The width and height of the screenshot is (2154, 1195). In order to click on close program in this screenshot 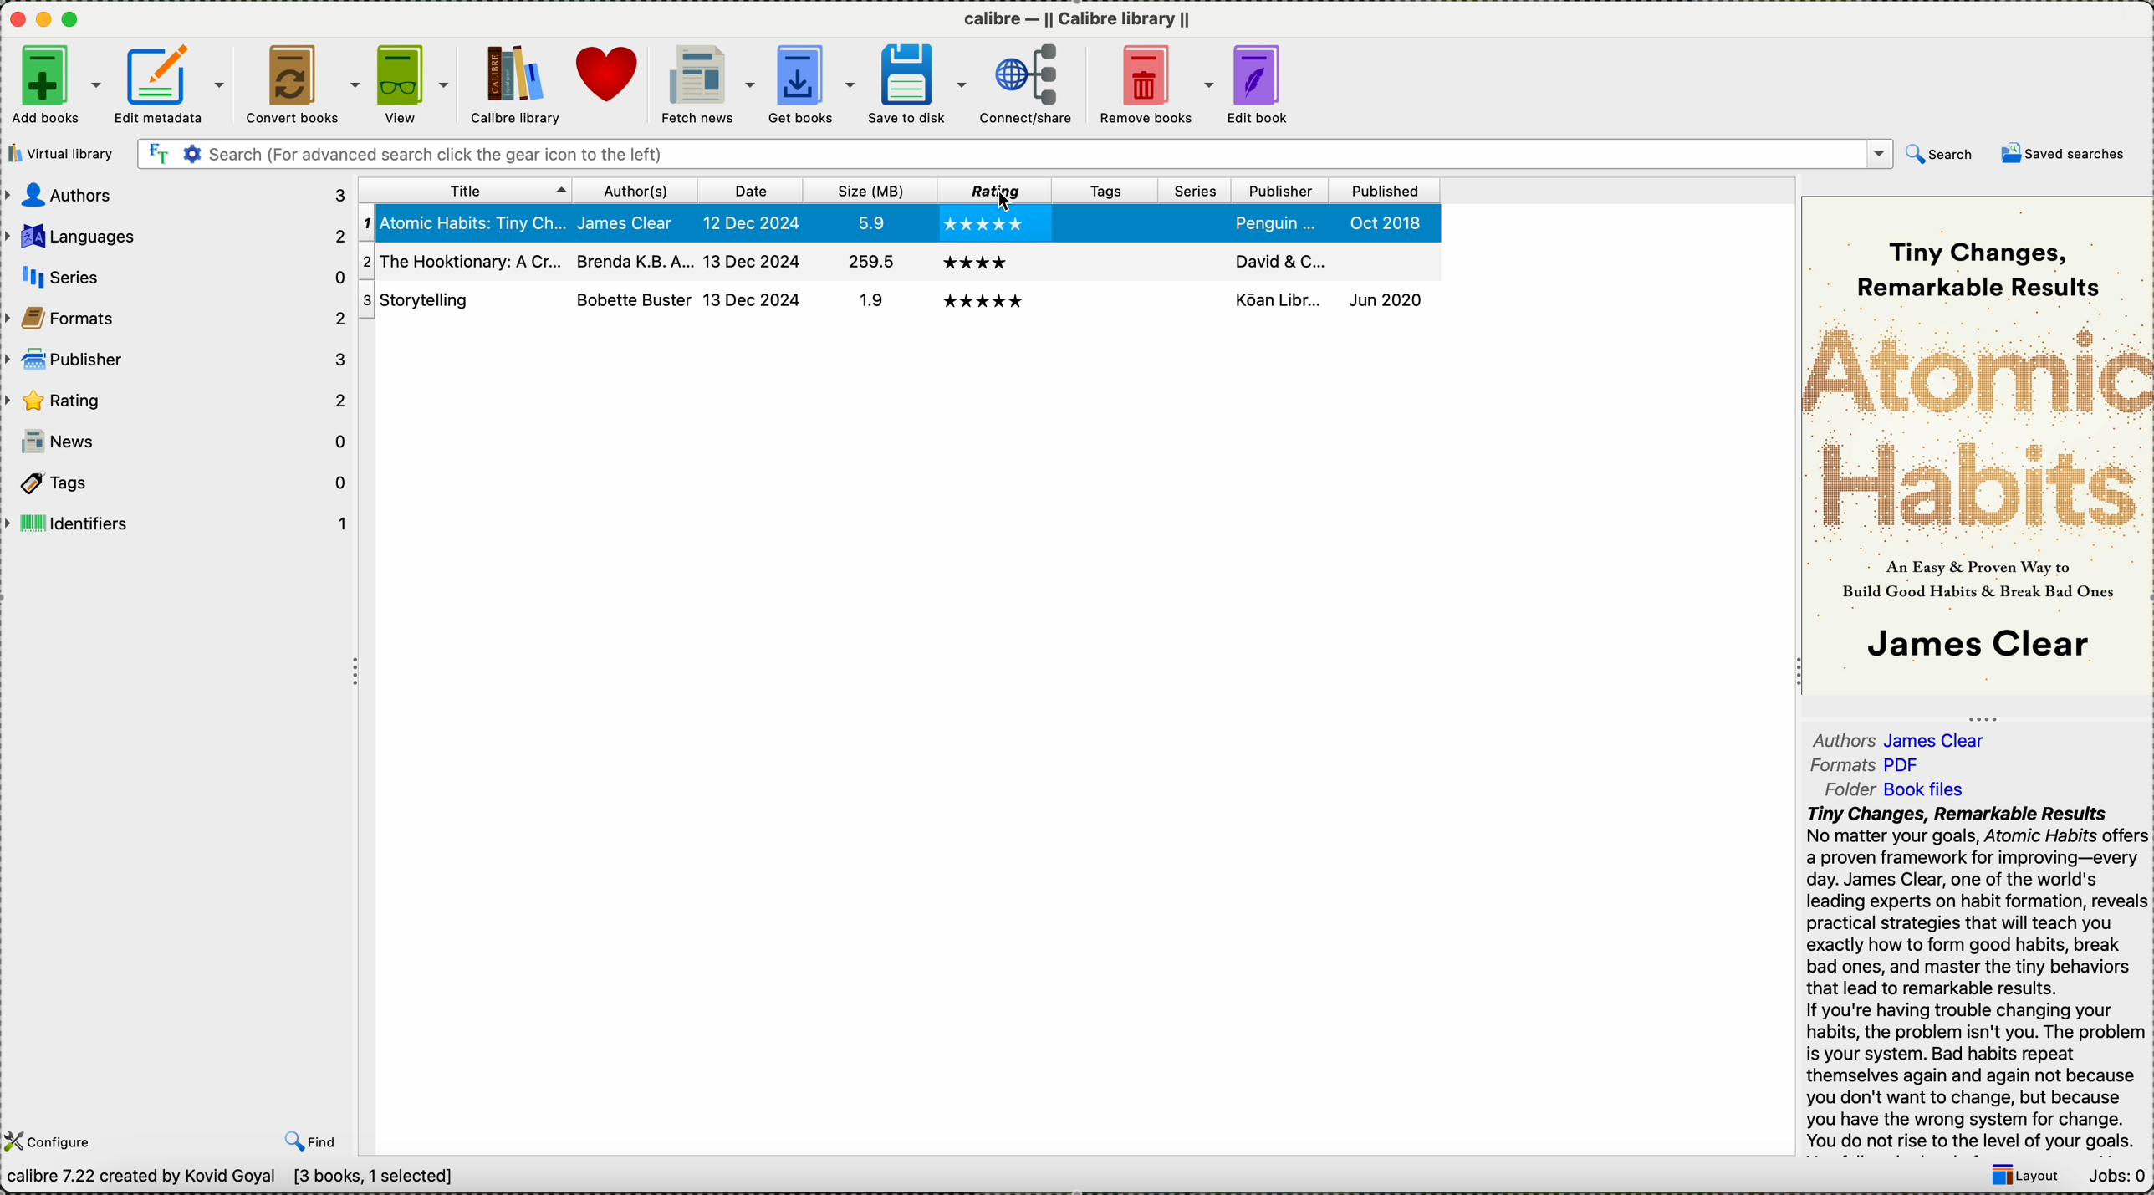, I will do `click(15, 18)`.